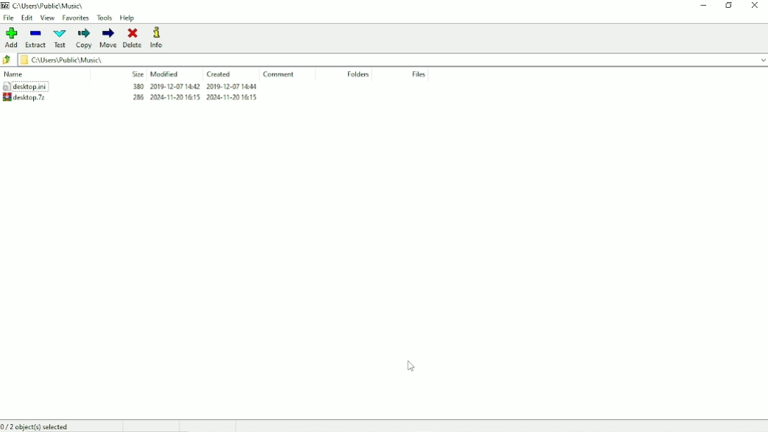 This screenshot has height=432, width=768. What do you see at coordinates (411, 367) in the screenshot?
I see `Cursor` at bounding box center [411, 367].